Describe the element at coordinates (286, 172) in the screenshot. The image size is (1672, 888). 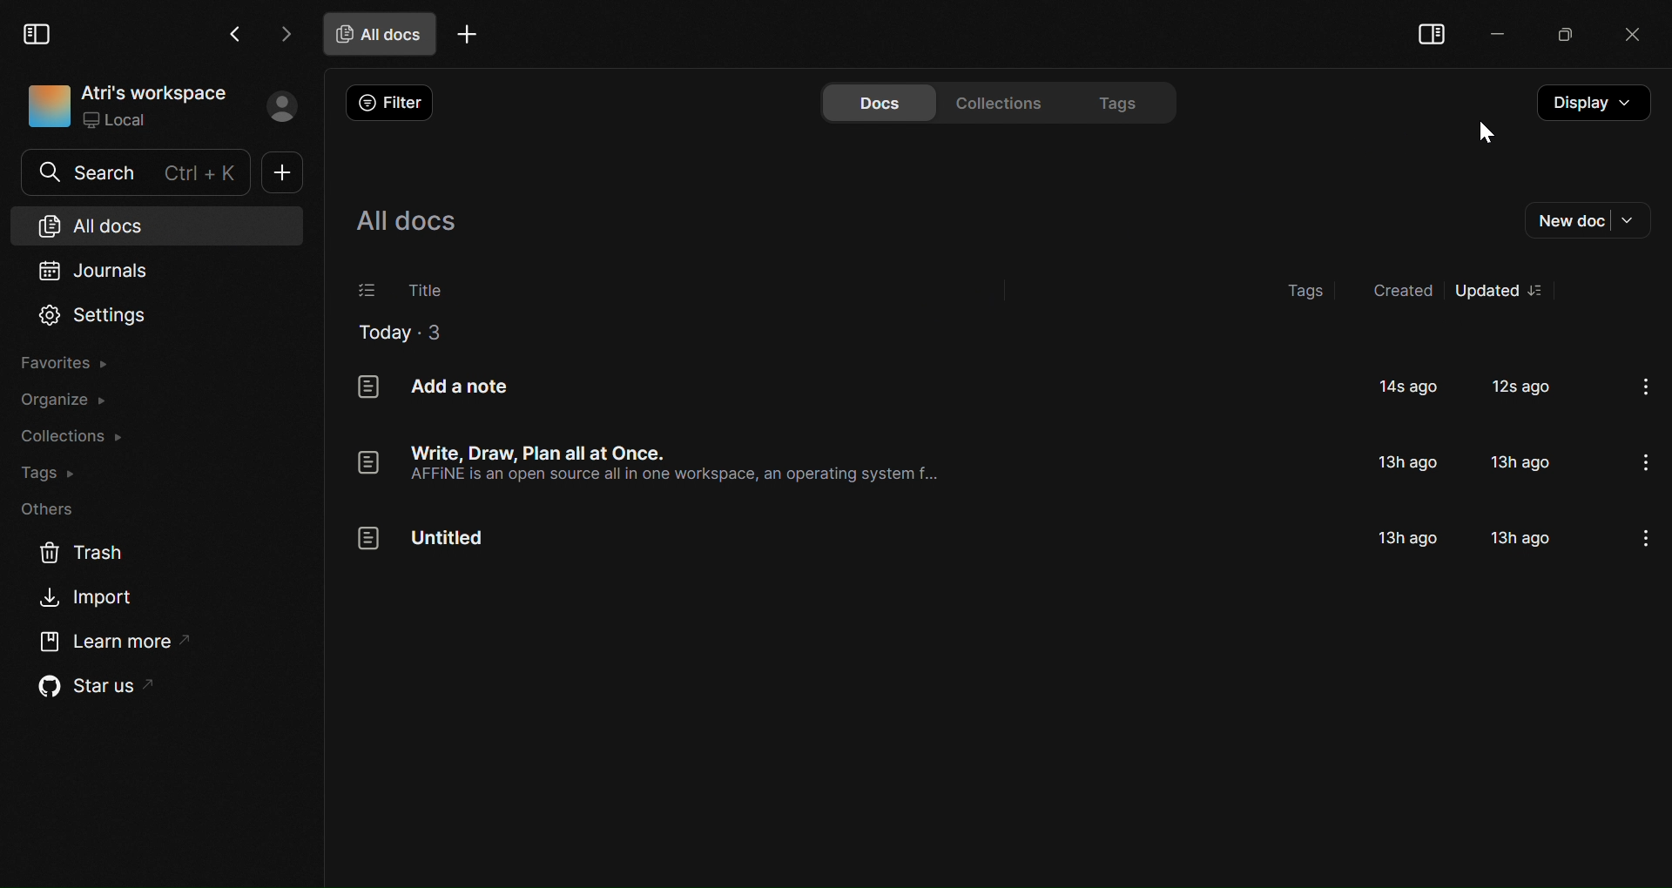
I see `New doc` at that location.